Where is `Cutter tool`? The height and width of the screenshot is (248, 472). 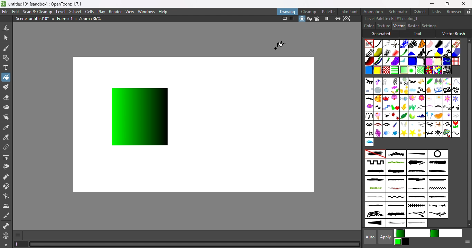 Cutter tool is located at coordinates (8, 216).